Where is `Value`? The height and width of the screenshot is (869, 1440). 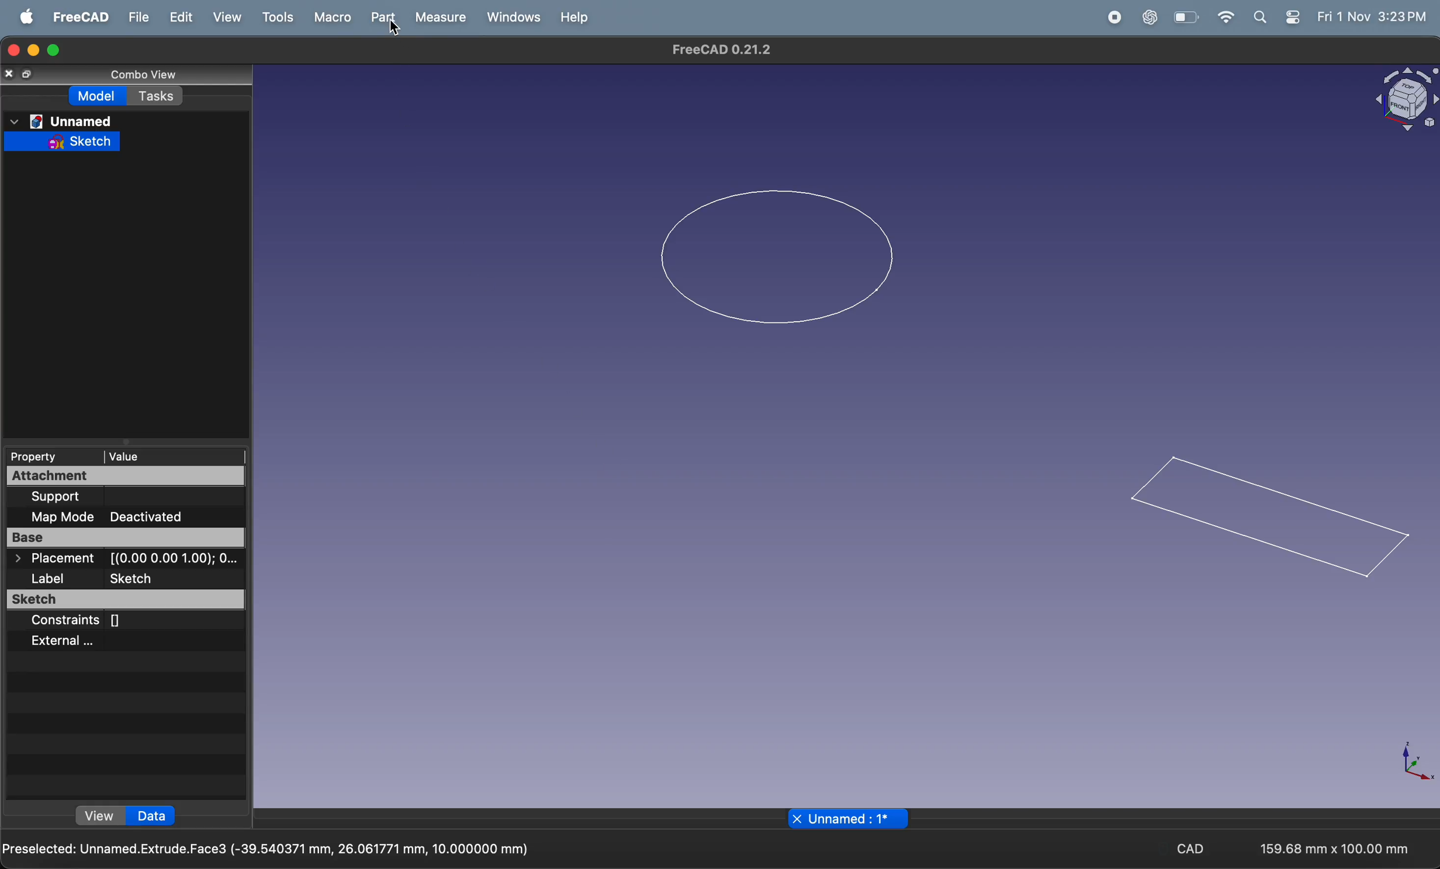 Value is located at coordinates (166, 457).